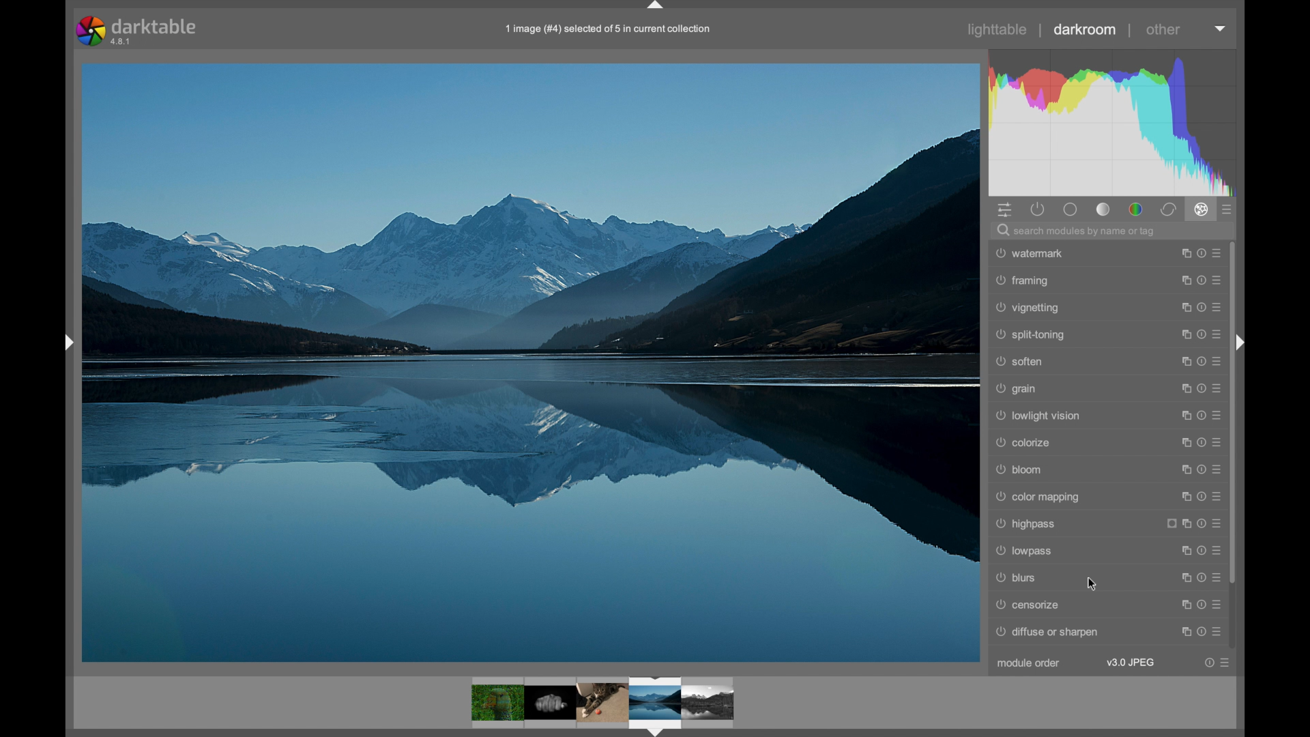 The height and width of the screenshot is (737, 1310). I want to click on watermark, so click(1029, 254).